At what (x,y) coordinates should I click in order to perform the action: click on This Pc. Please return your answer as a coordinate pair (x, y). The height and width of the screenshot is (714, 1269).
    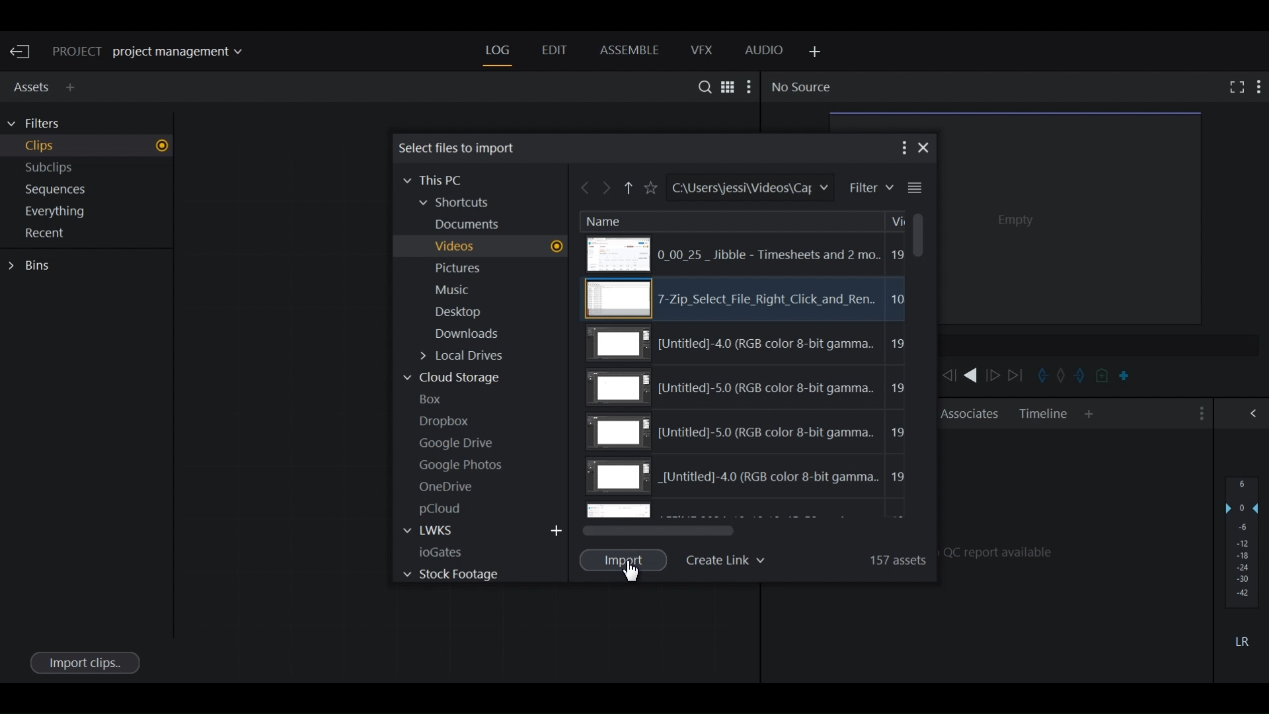
    Looking at the image, I should click on (439, 179).